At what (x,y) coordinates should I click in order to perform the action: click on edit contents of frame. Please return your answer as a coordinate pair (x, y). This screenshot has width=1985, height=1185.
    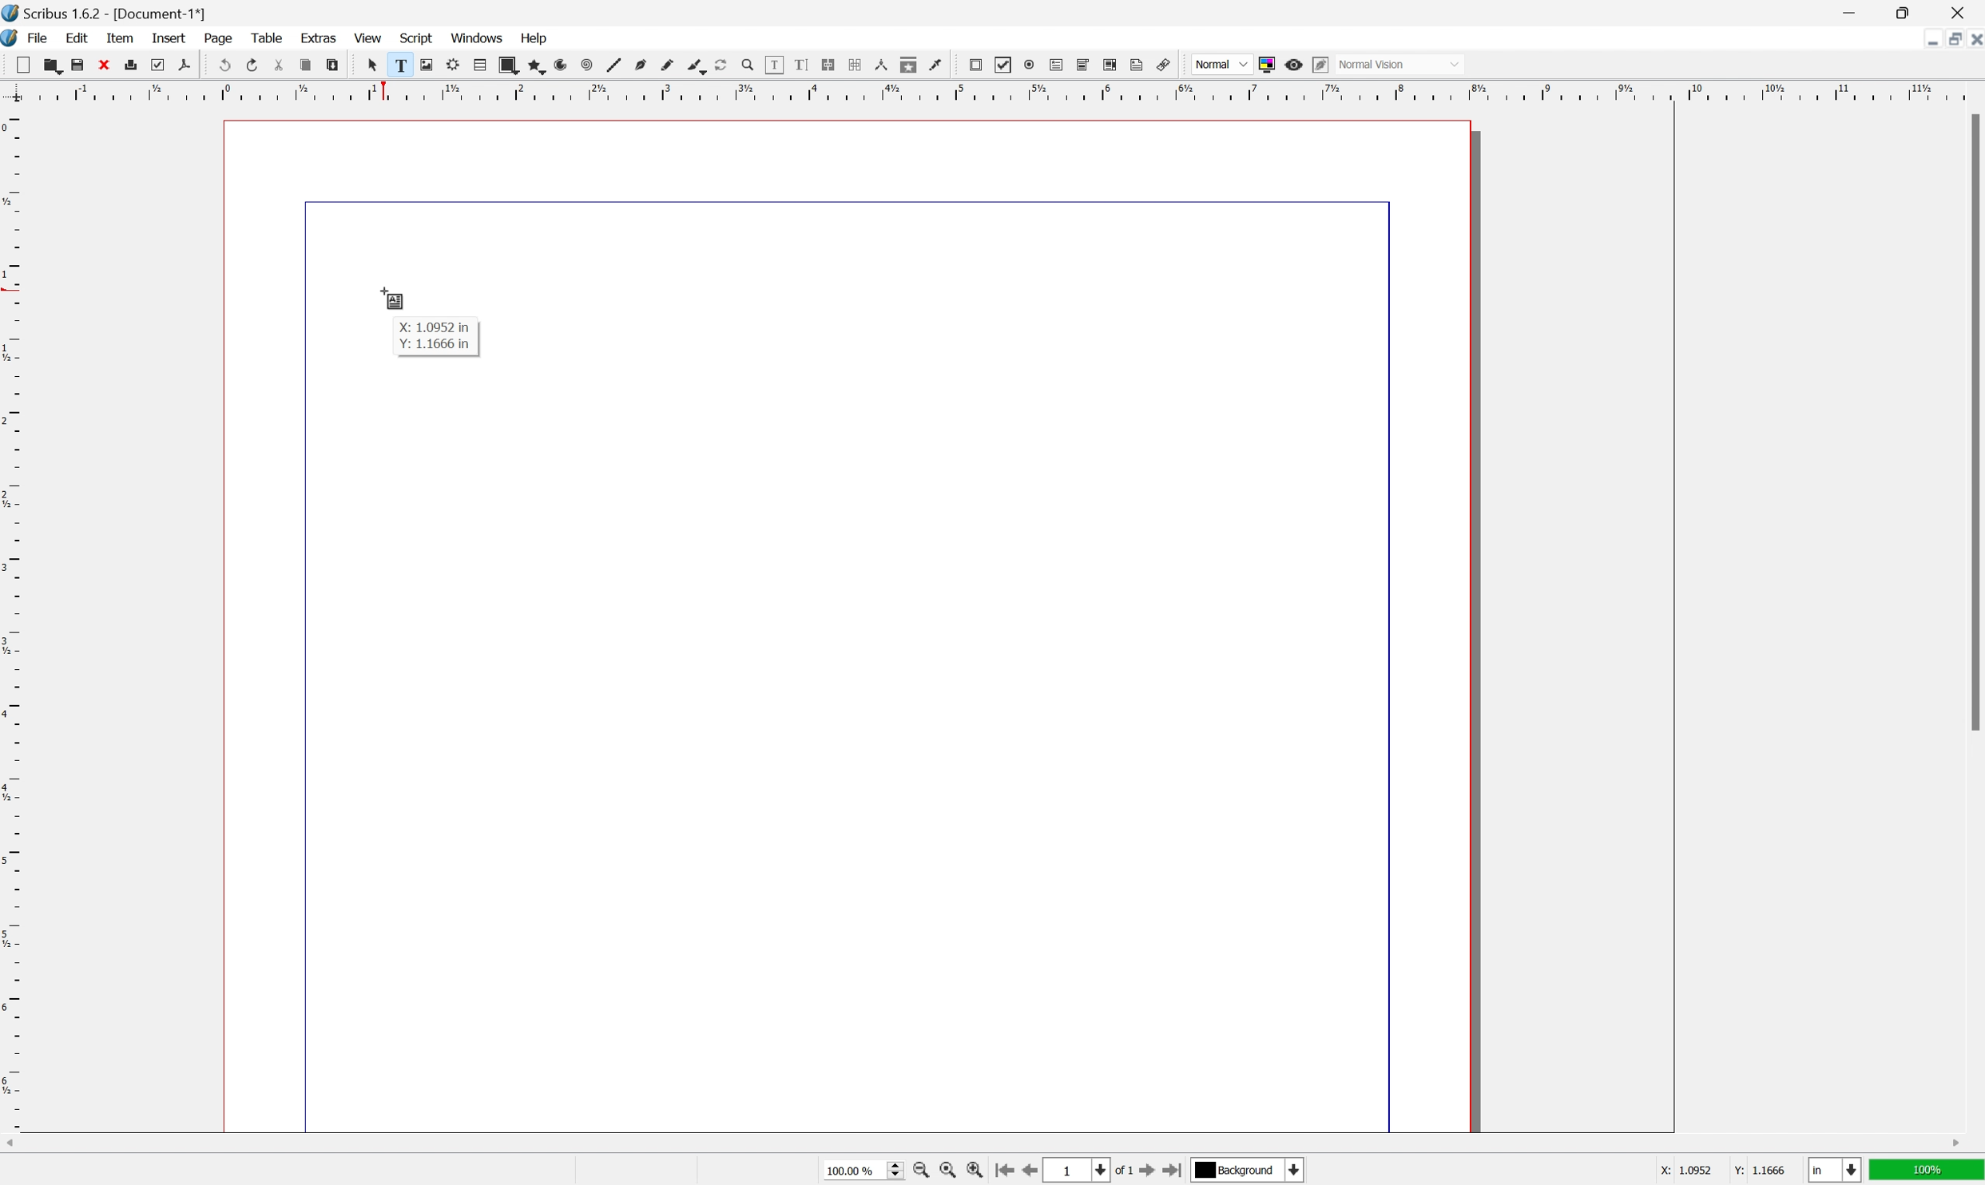
    Looking at the image, I should click on (773, 64).